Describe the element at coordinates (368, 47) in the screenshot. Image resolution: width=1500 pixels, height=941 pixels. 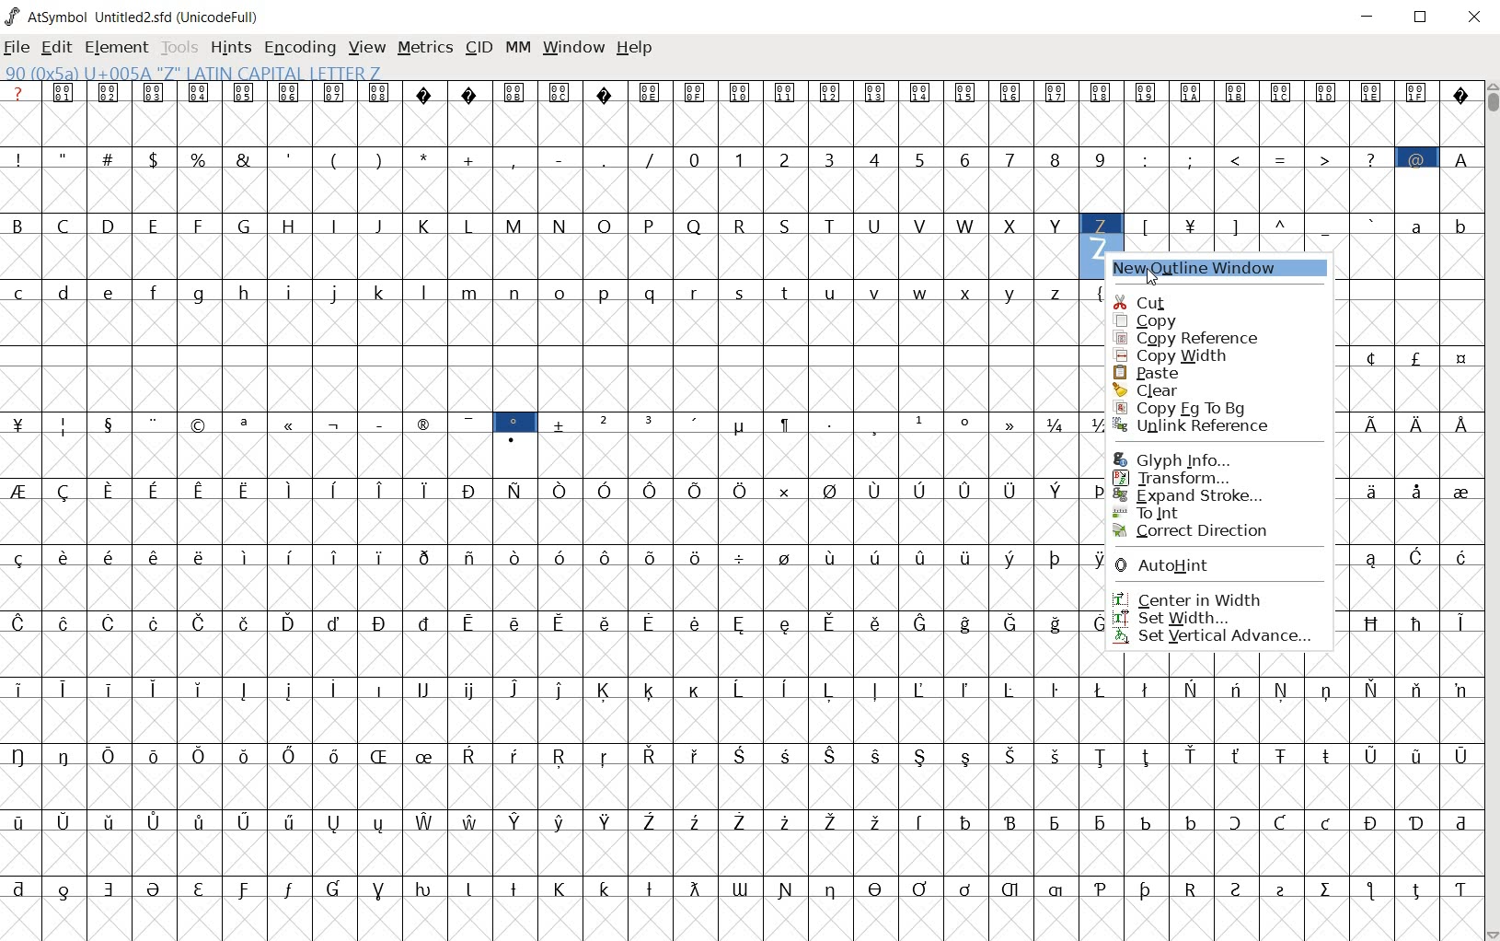
I see `view` at that location.